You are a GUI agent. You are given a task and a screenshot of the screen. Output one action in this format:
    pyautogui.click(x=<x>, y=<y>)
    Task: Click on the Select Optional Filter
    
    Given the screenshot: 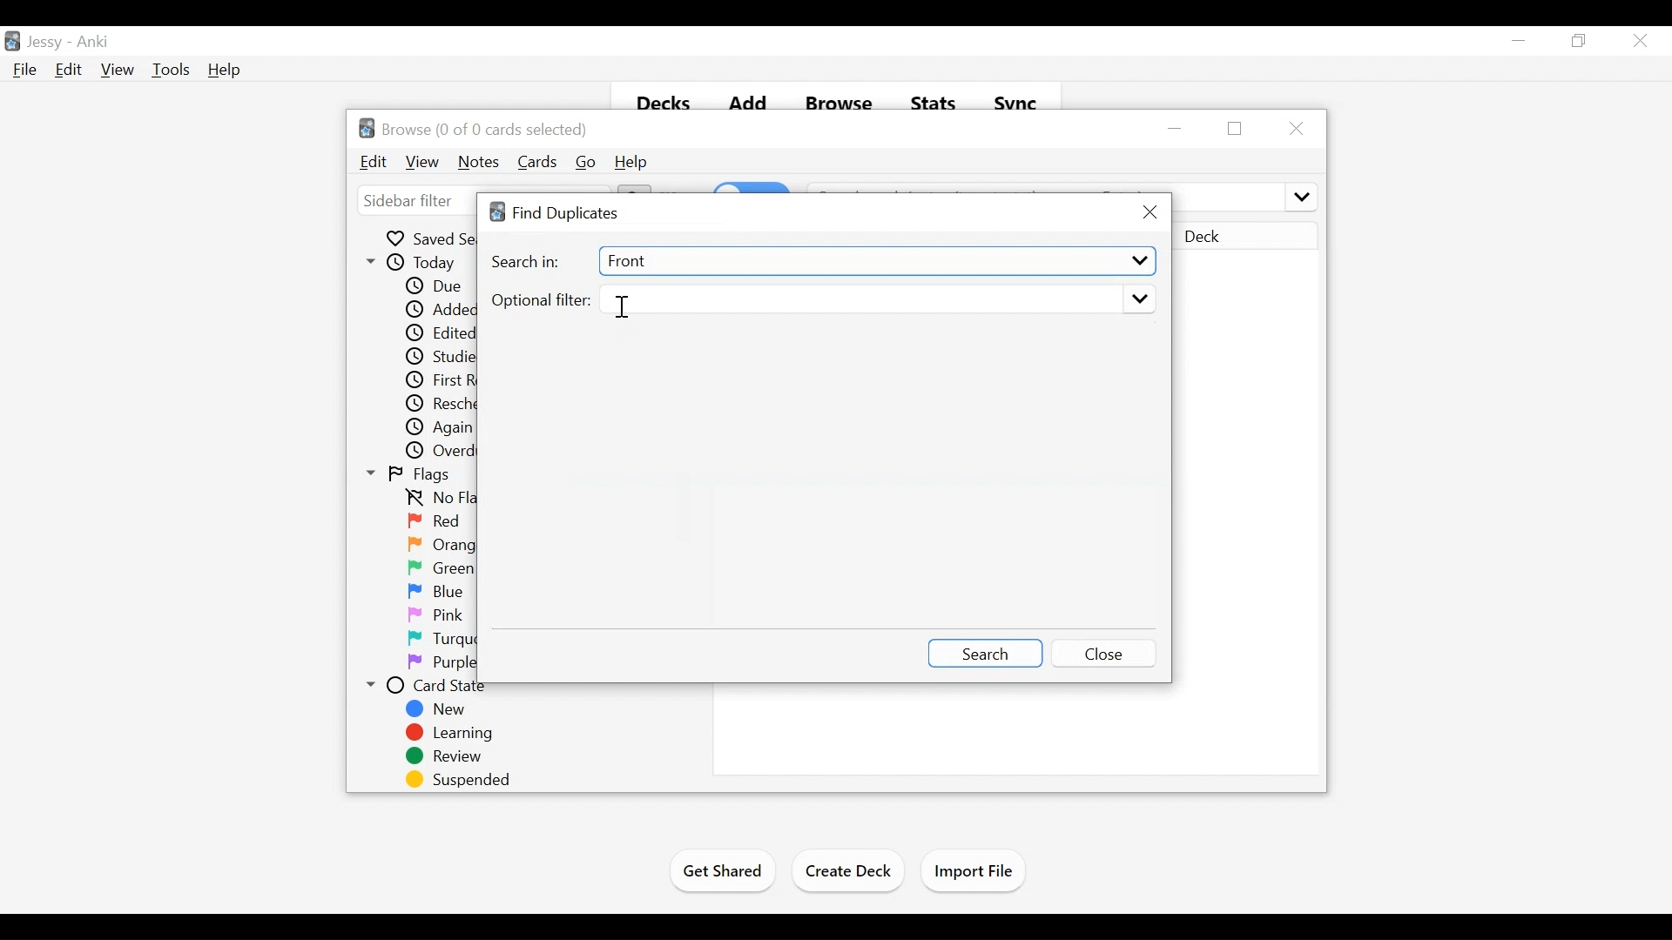 What is the action you would take?
    pyautogui.click(x=875, y=300)
    